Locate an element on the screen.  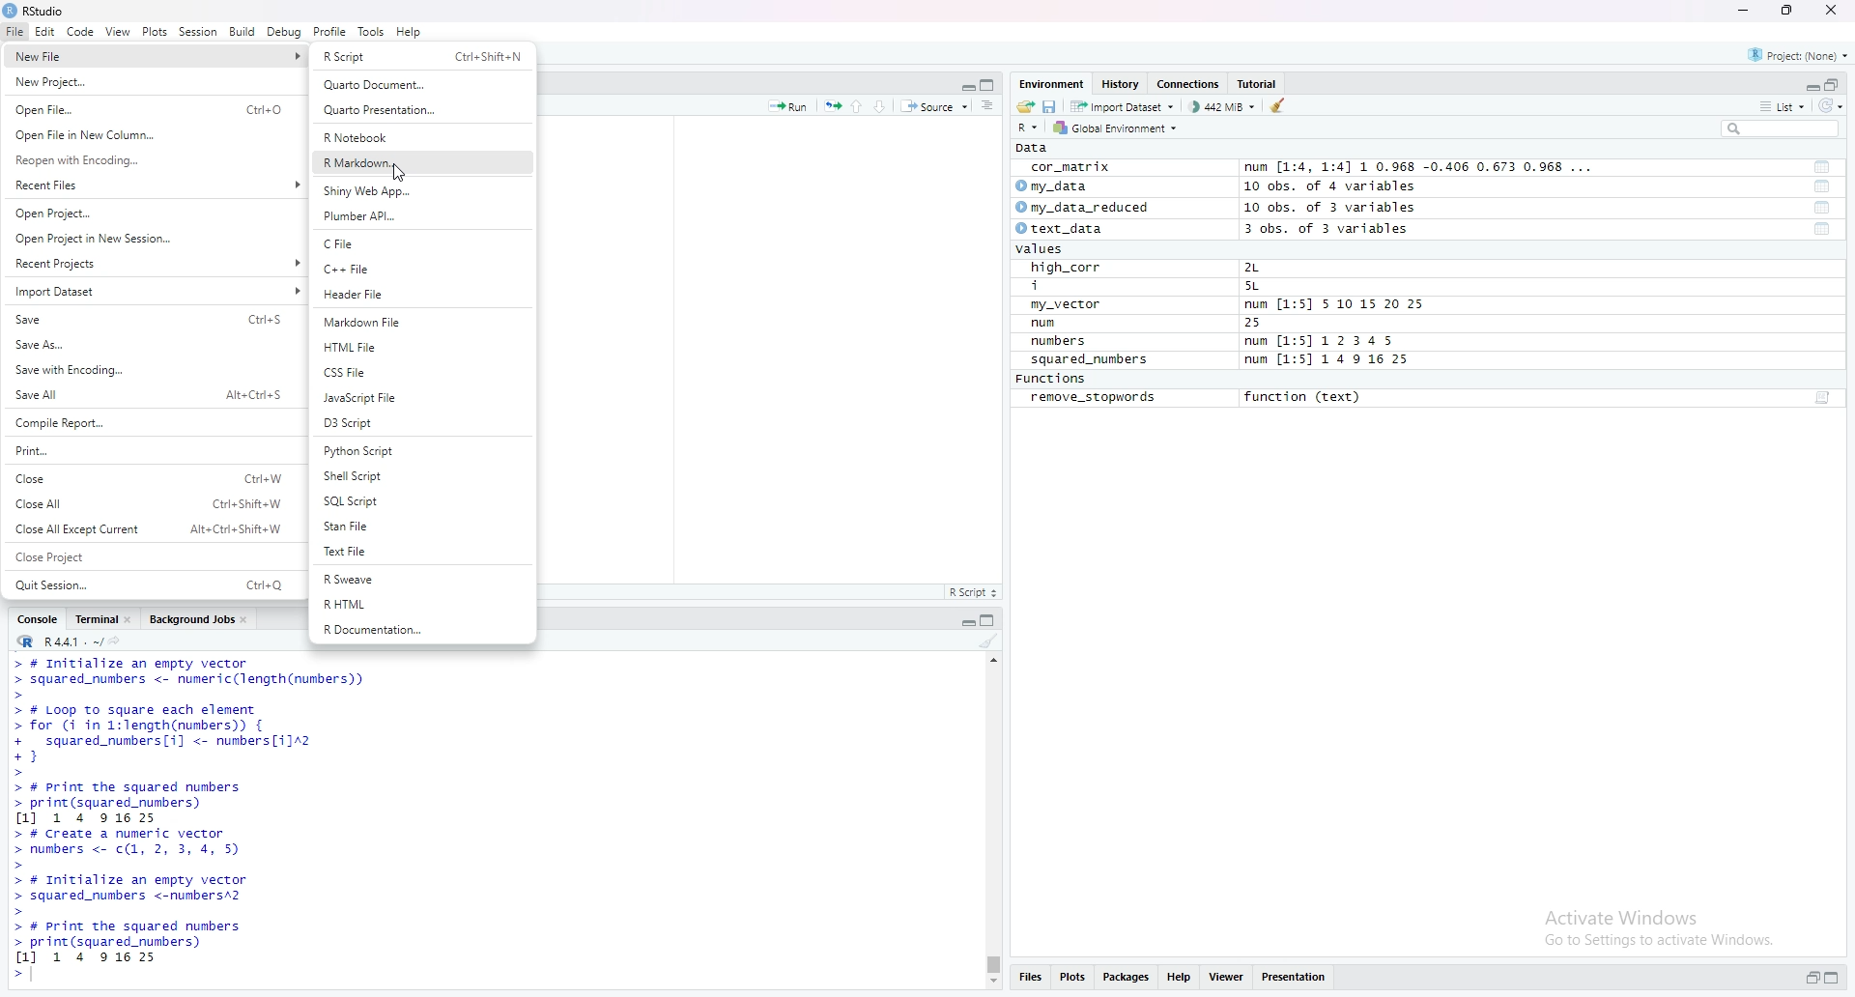
Tools is located at coordinates (370, 31).